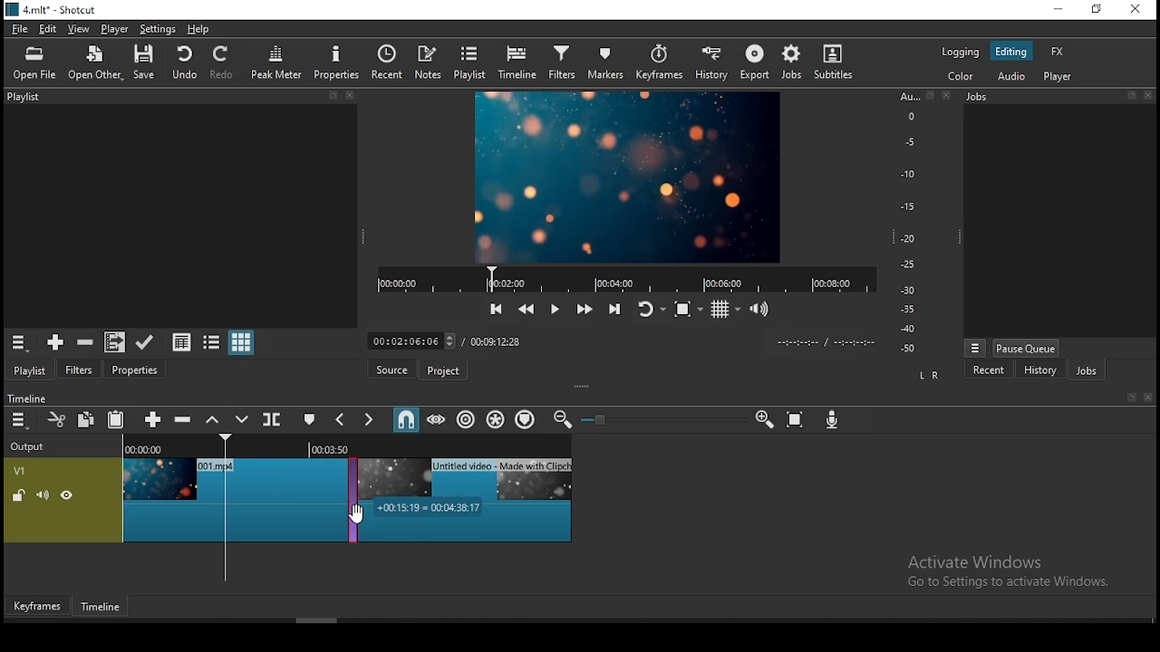  What do you see at coordinates (405, 420) in the screenshot?
I see `snap` at bounding box center [405, 420].